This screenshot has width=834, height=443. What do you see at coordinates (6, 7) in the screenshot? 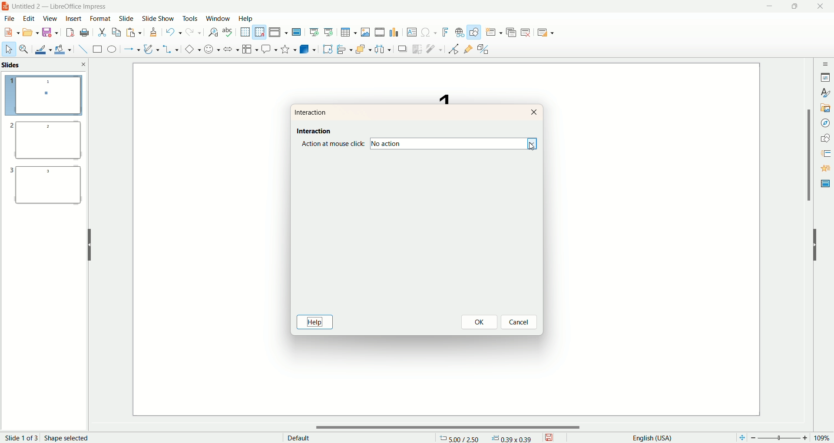
I see `logo` at bounding box center [6, 7].